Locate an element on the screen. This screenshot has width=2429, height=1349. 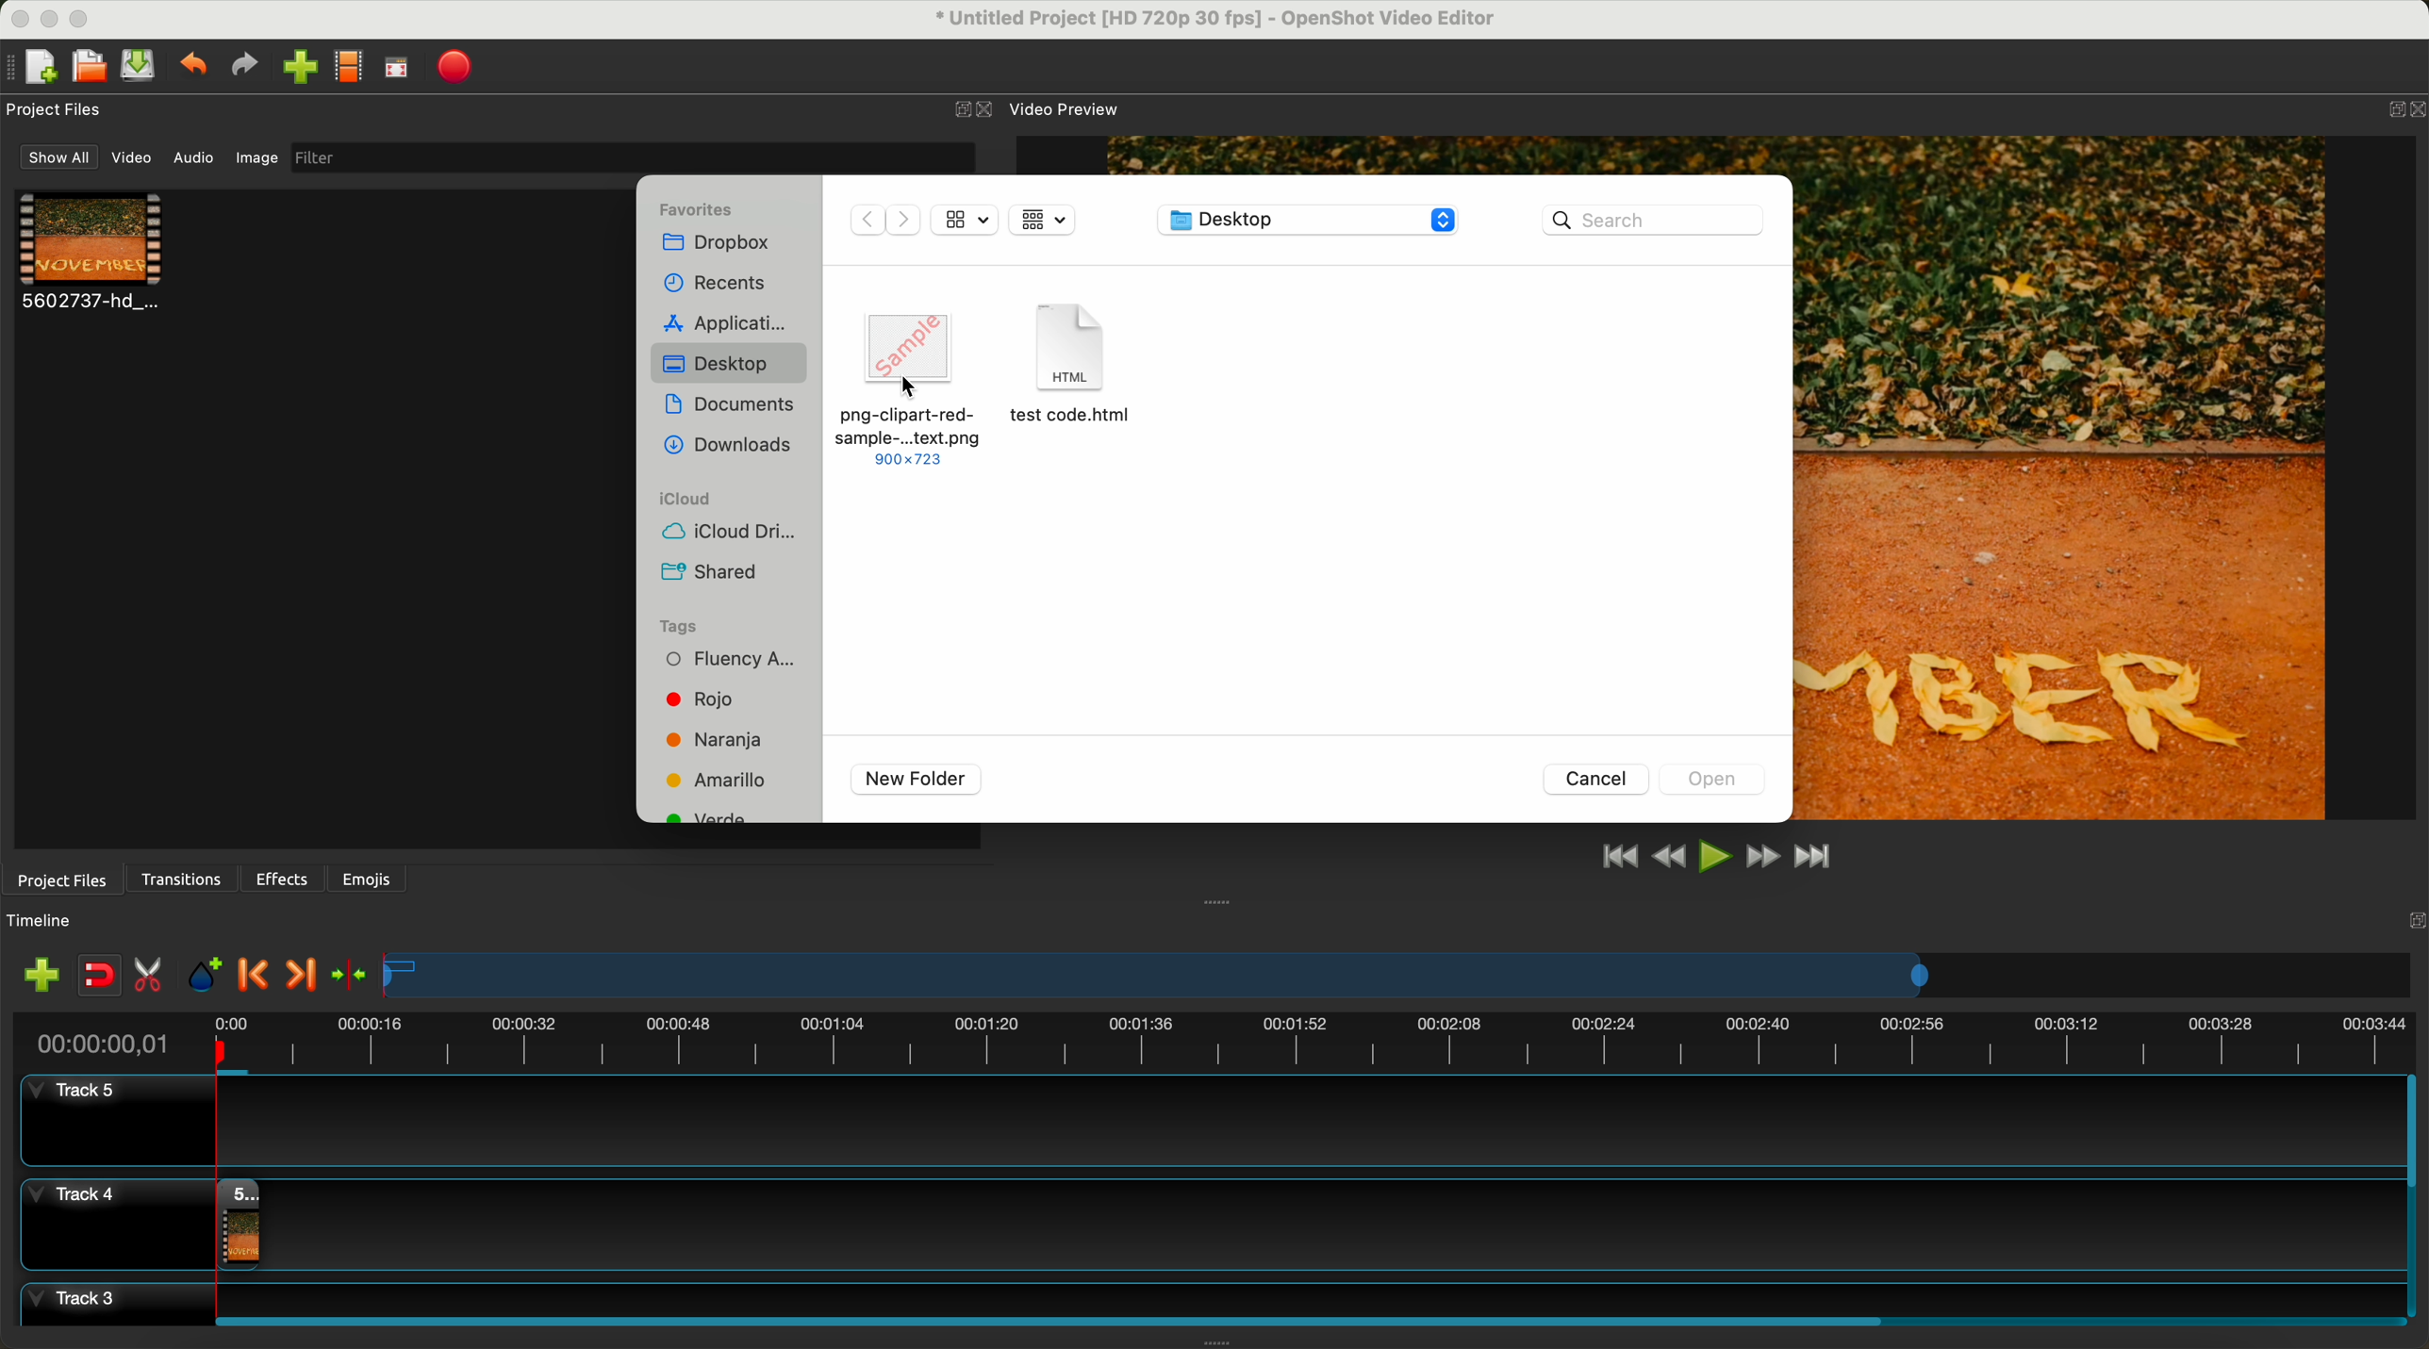
shares is located at coordinates (712, 570).